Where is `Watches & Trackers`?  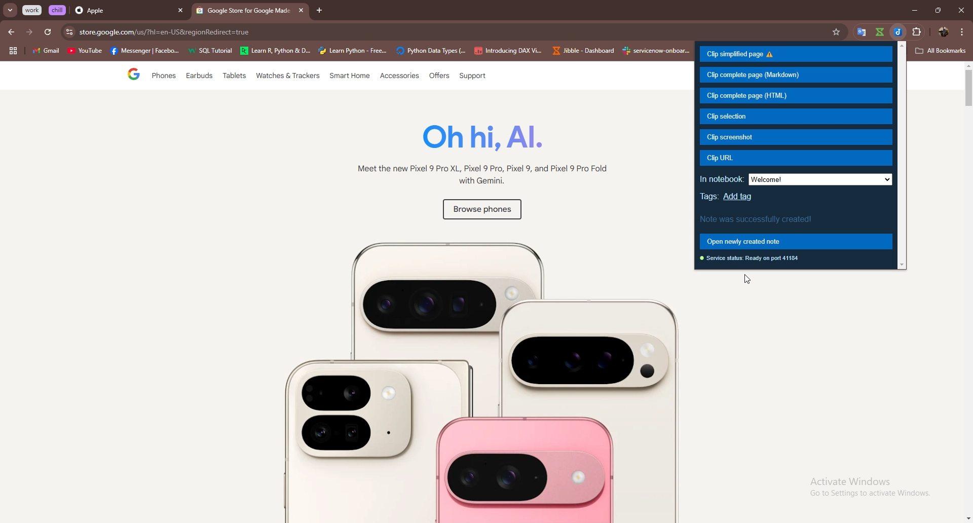 Watches & Trackers is located at coordinates (289, 77).